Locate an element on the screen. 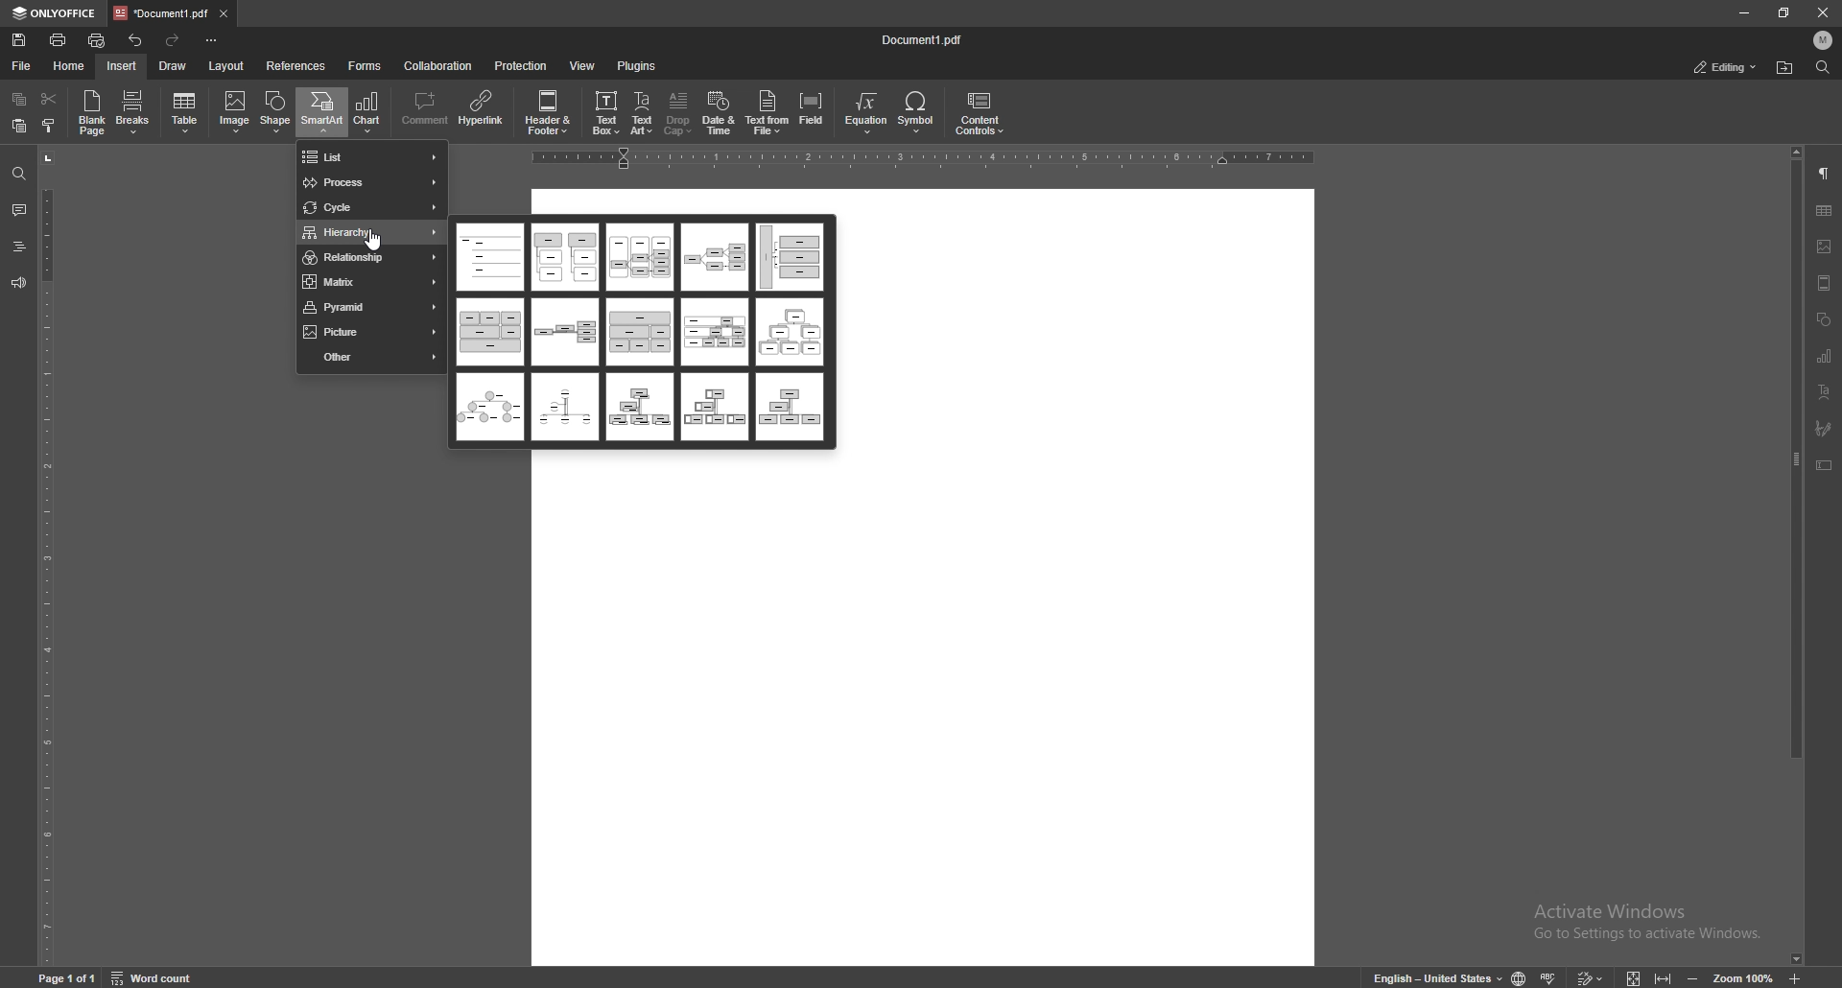 This screenshot has height=988, width=1842. hierarchy smart art is located at coordinates (639, 258).